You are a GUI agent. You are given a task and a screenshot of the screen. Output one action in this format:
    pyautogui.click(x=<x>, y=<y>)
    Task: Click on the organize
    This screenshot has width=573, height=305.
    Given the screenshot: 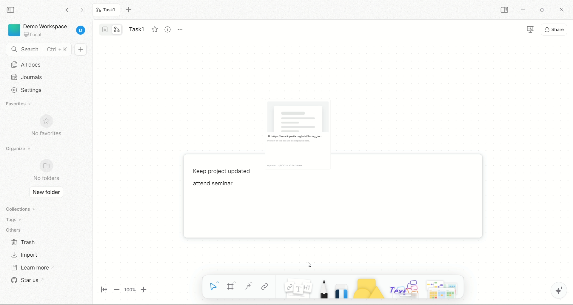 What is the action you would take?
    pyautogui.click(x=21, y=148)
    